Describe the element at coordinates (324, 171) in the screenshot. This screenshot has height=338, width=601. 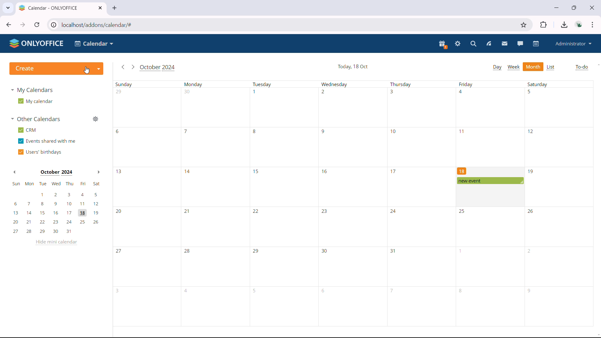
I see `16` at that location.